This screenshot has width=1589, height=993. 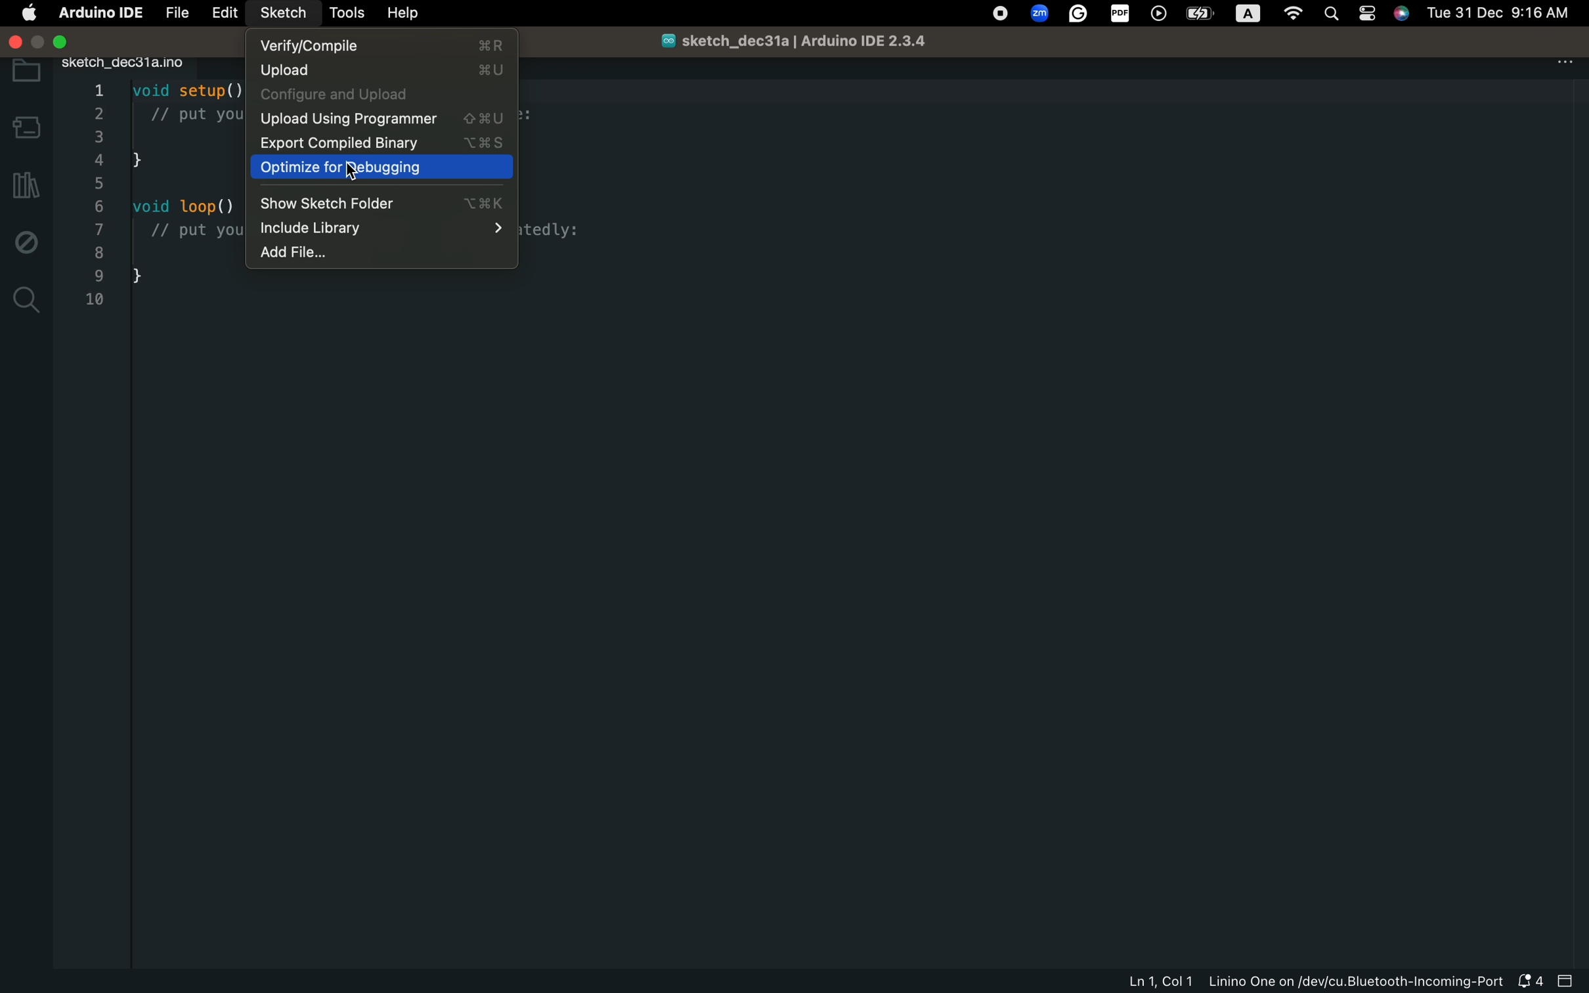 What do you see at coordinates (382, 230) in the screenshot?
I see `include library ` at bounding box center [382, 230].